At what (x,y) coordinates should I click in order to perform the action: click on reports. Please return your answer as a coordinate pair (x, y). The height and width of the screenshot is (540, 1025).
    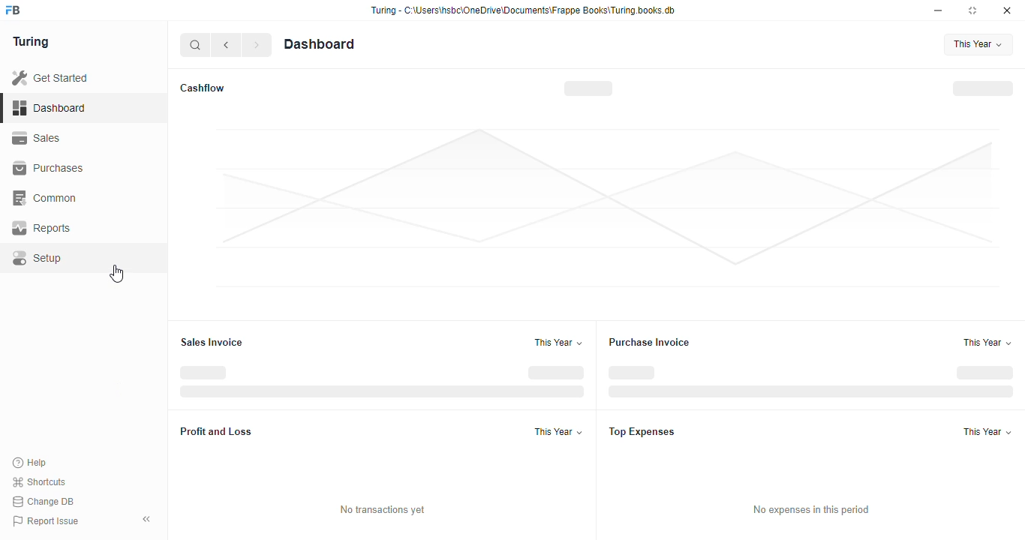
    Looking at the image, I should click on (42, 228).